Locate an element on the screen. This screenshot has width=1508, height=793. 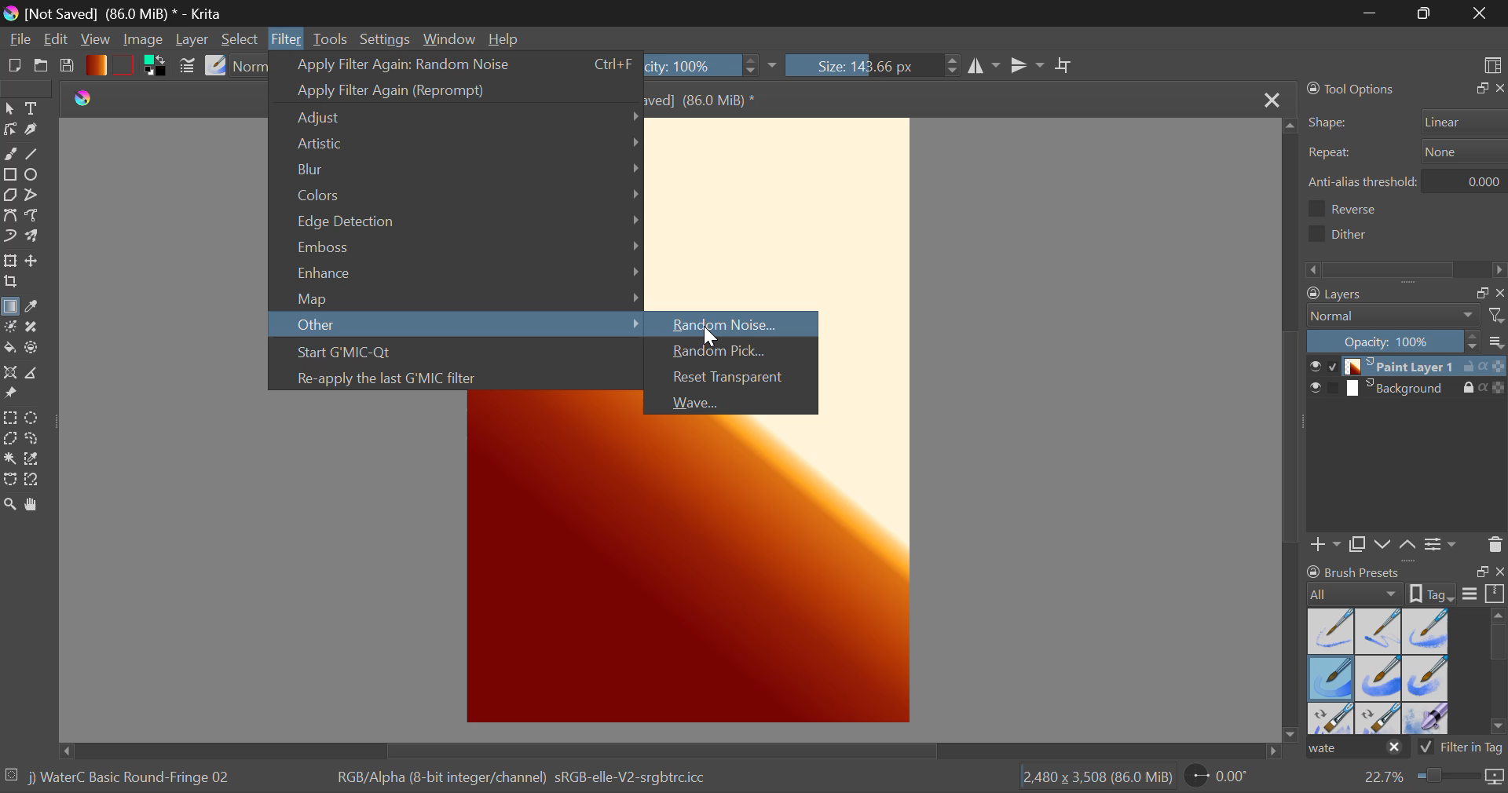
Crop is located at coordinates (1065, 67).